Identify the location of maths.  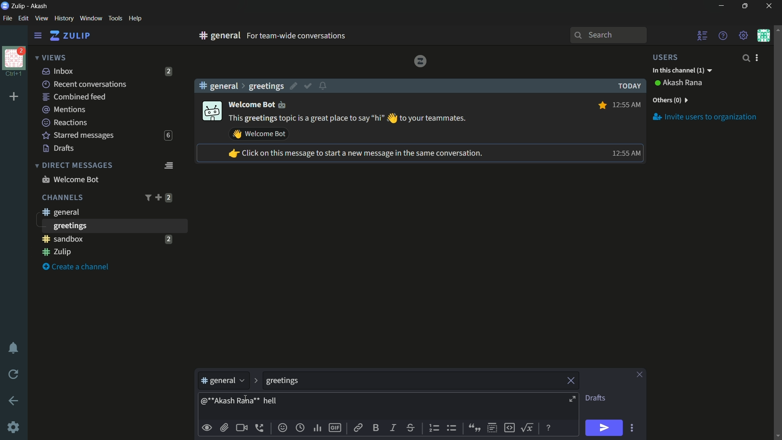
(529, 427).